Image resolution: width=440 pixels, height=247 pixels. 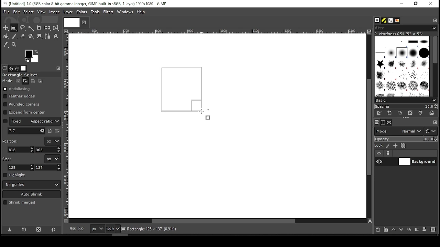 I want to click on , so click(x=70, y=22).